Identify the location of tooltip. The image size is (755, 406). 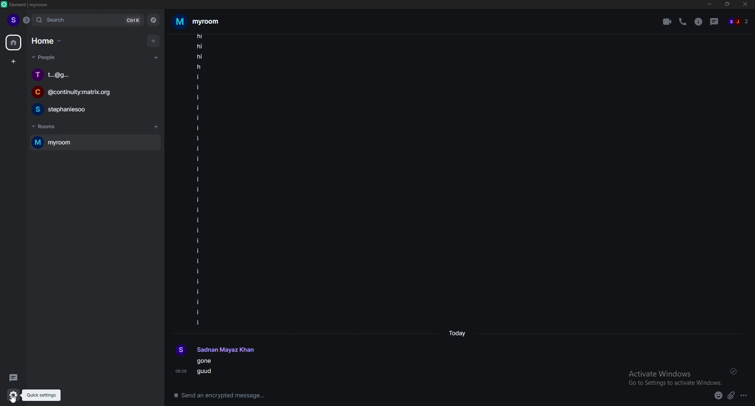
(41, 395).